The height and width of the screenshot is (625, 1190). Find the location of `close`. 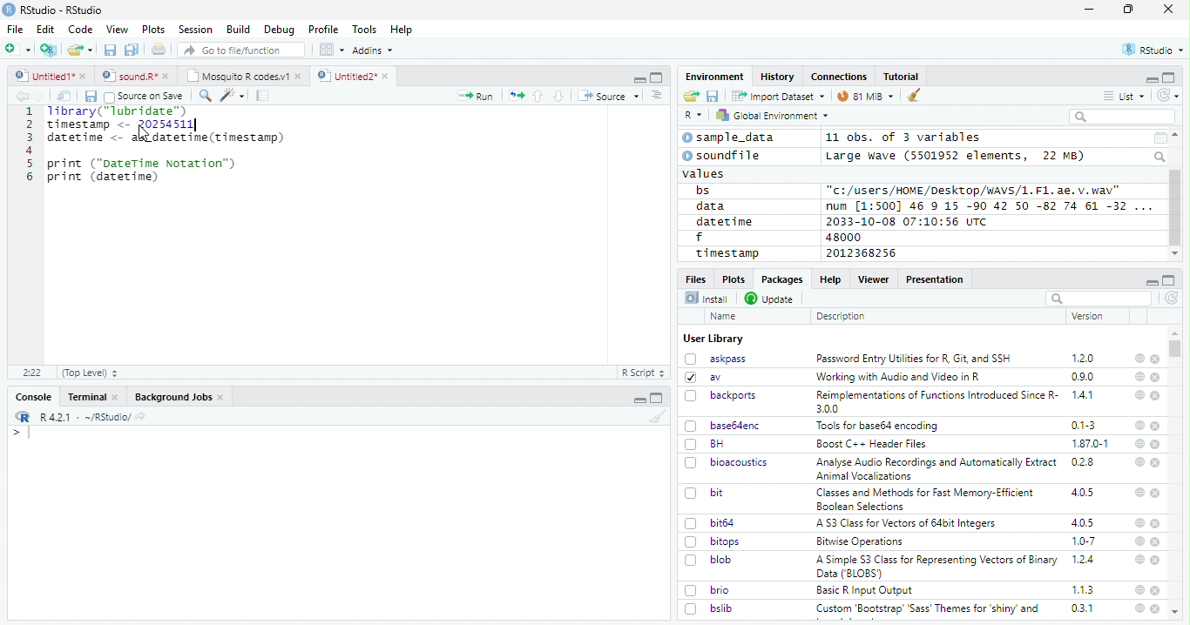

close is located at coordinates (1156, 396).